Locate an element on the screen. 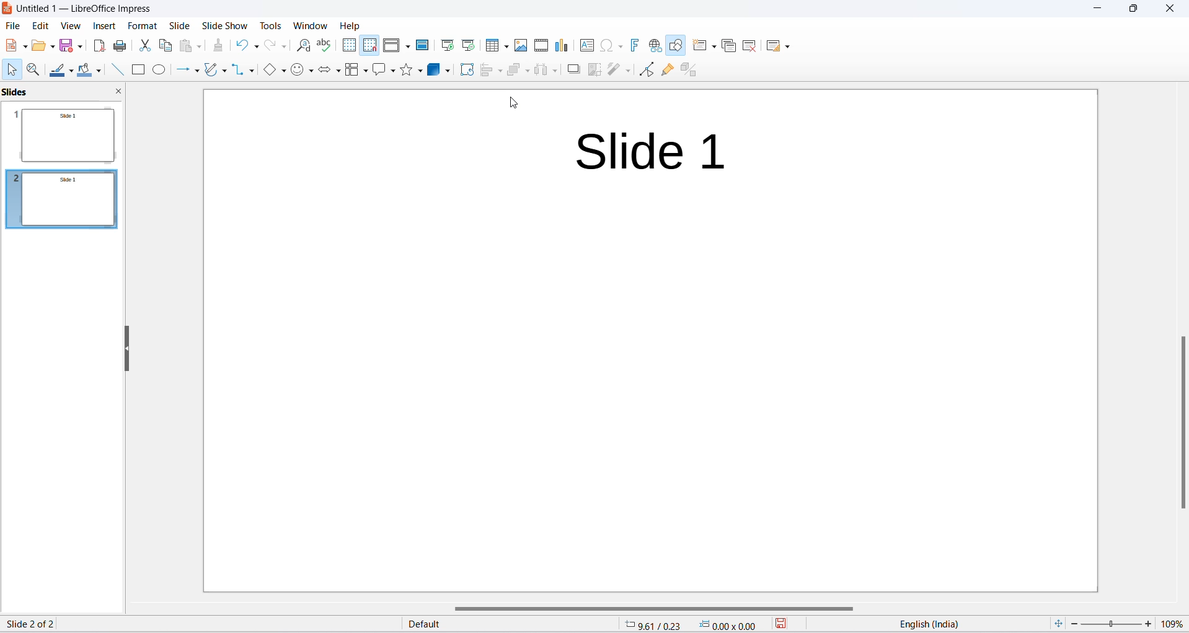  untitled1-libreoffice impress is located at coordinates (87, 7).